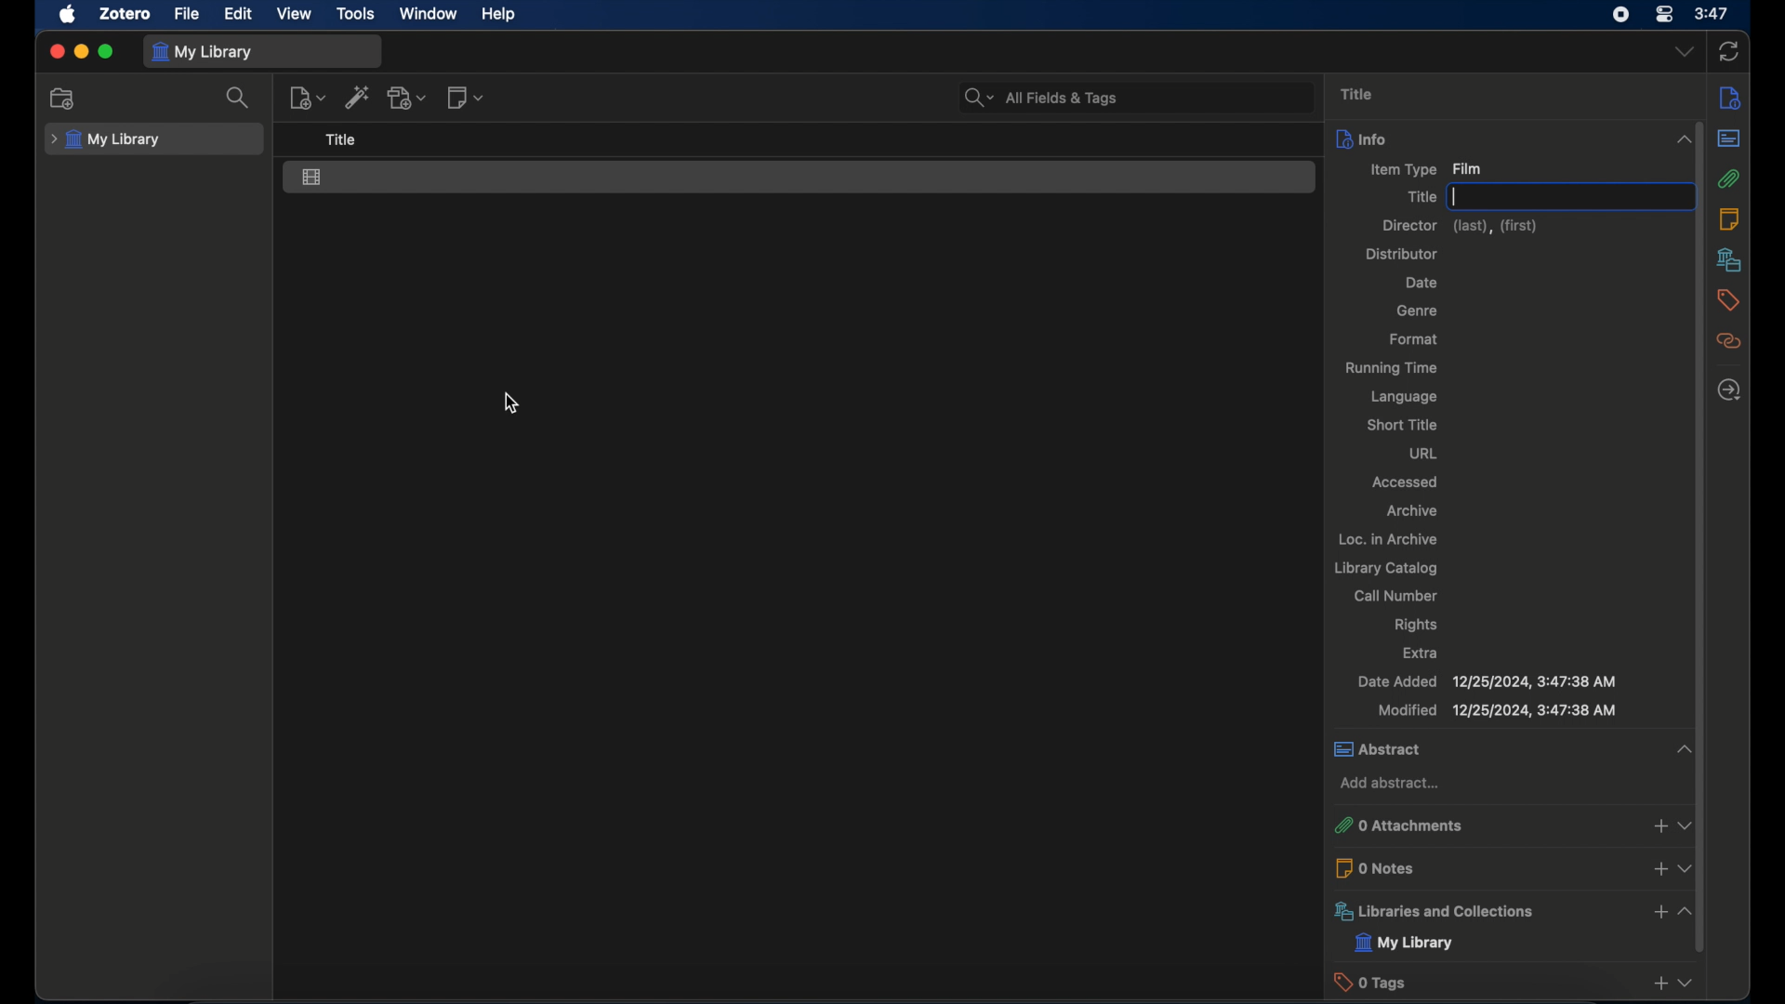 This screenshot has width=1785, height=1004. Describe the element at coordinates (1730, 390) in the screenshot. I see `locate` at that location.